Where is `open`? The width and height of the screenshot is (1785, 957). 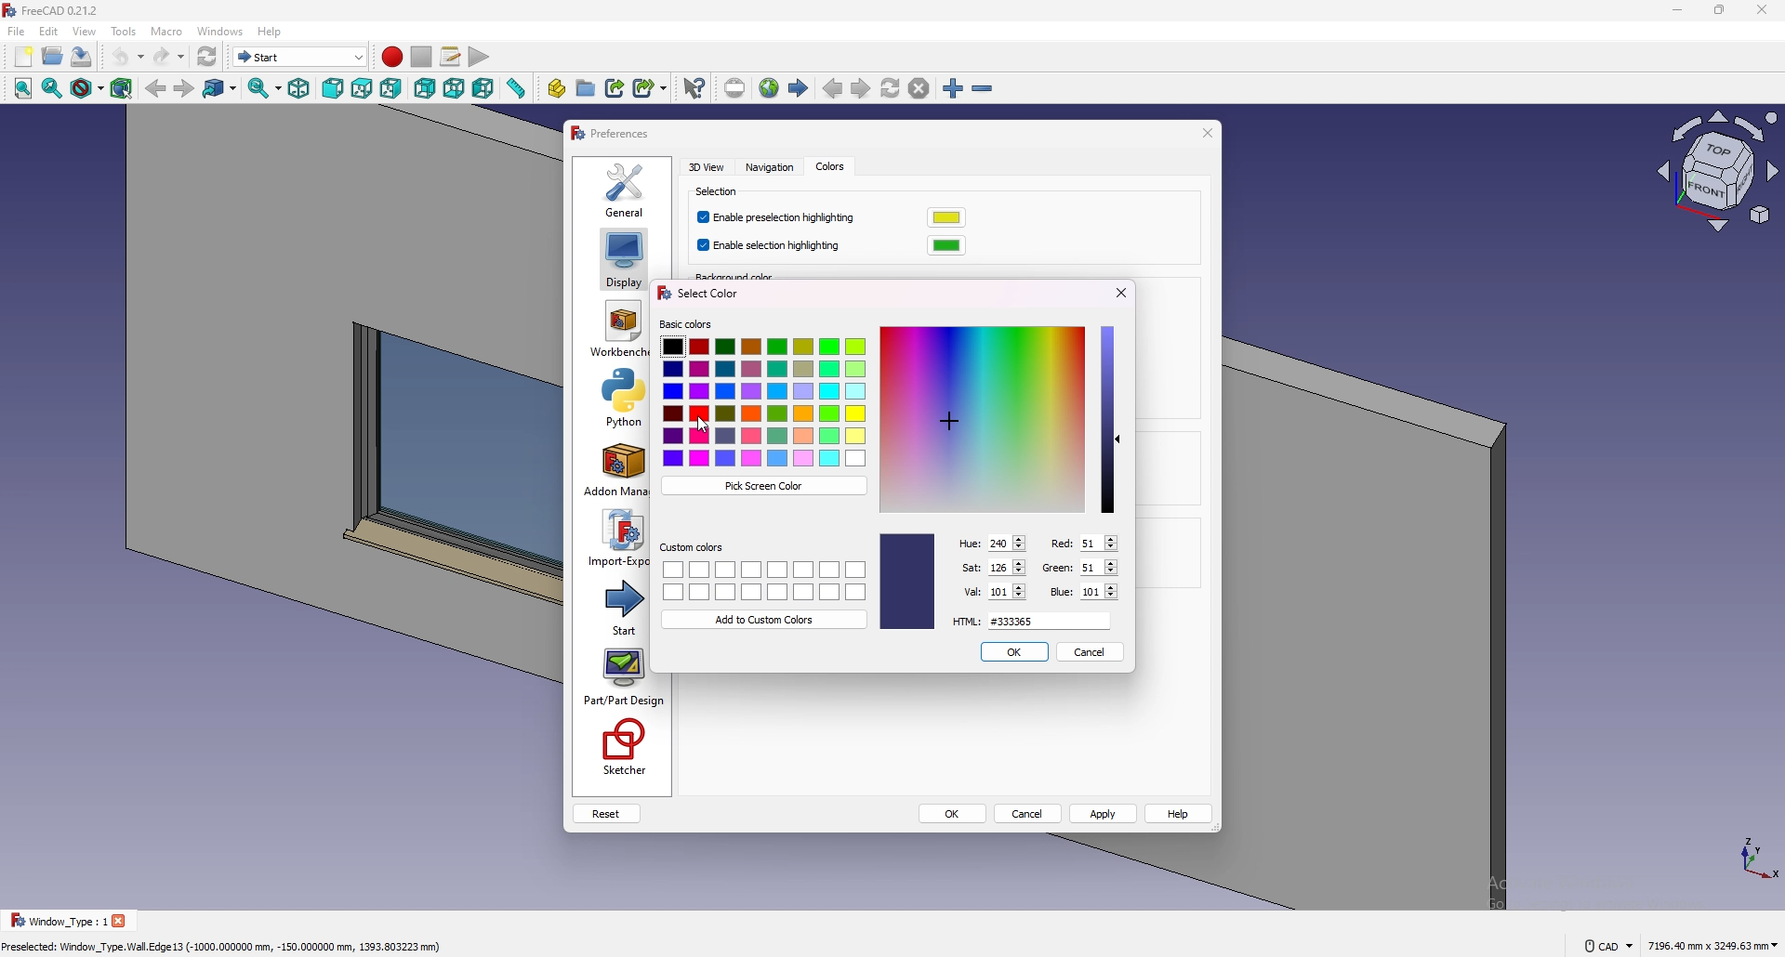 open is located at coordinates (54, 56).